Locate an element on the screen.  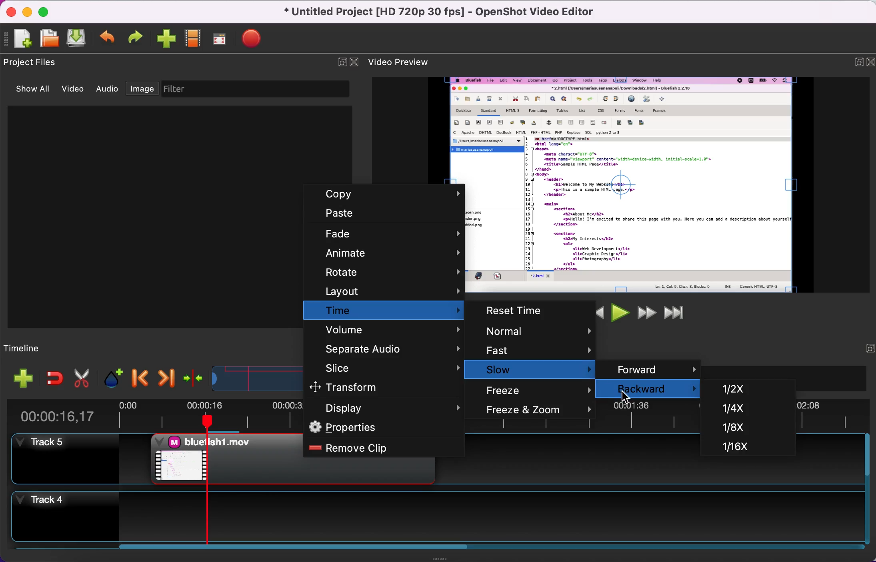
paste is located at coordinates (385, 213).